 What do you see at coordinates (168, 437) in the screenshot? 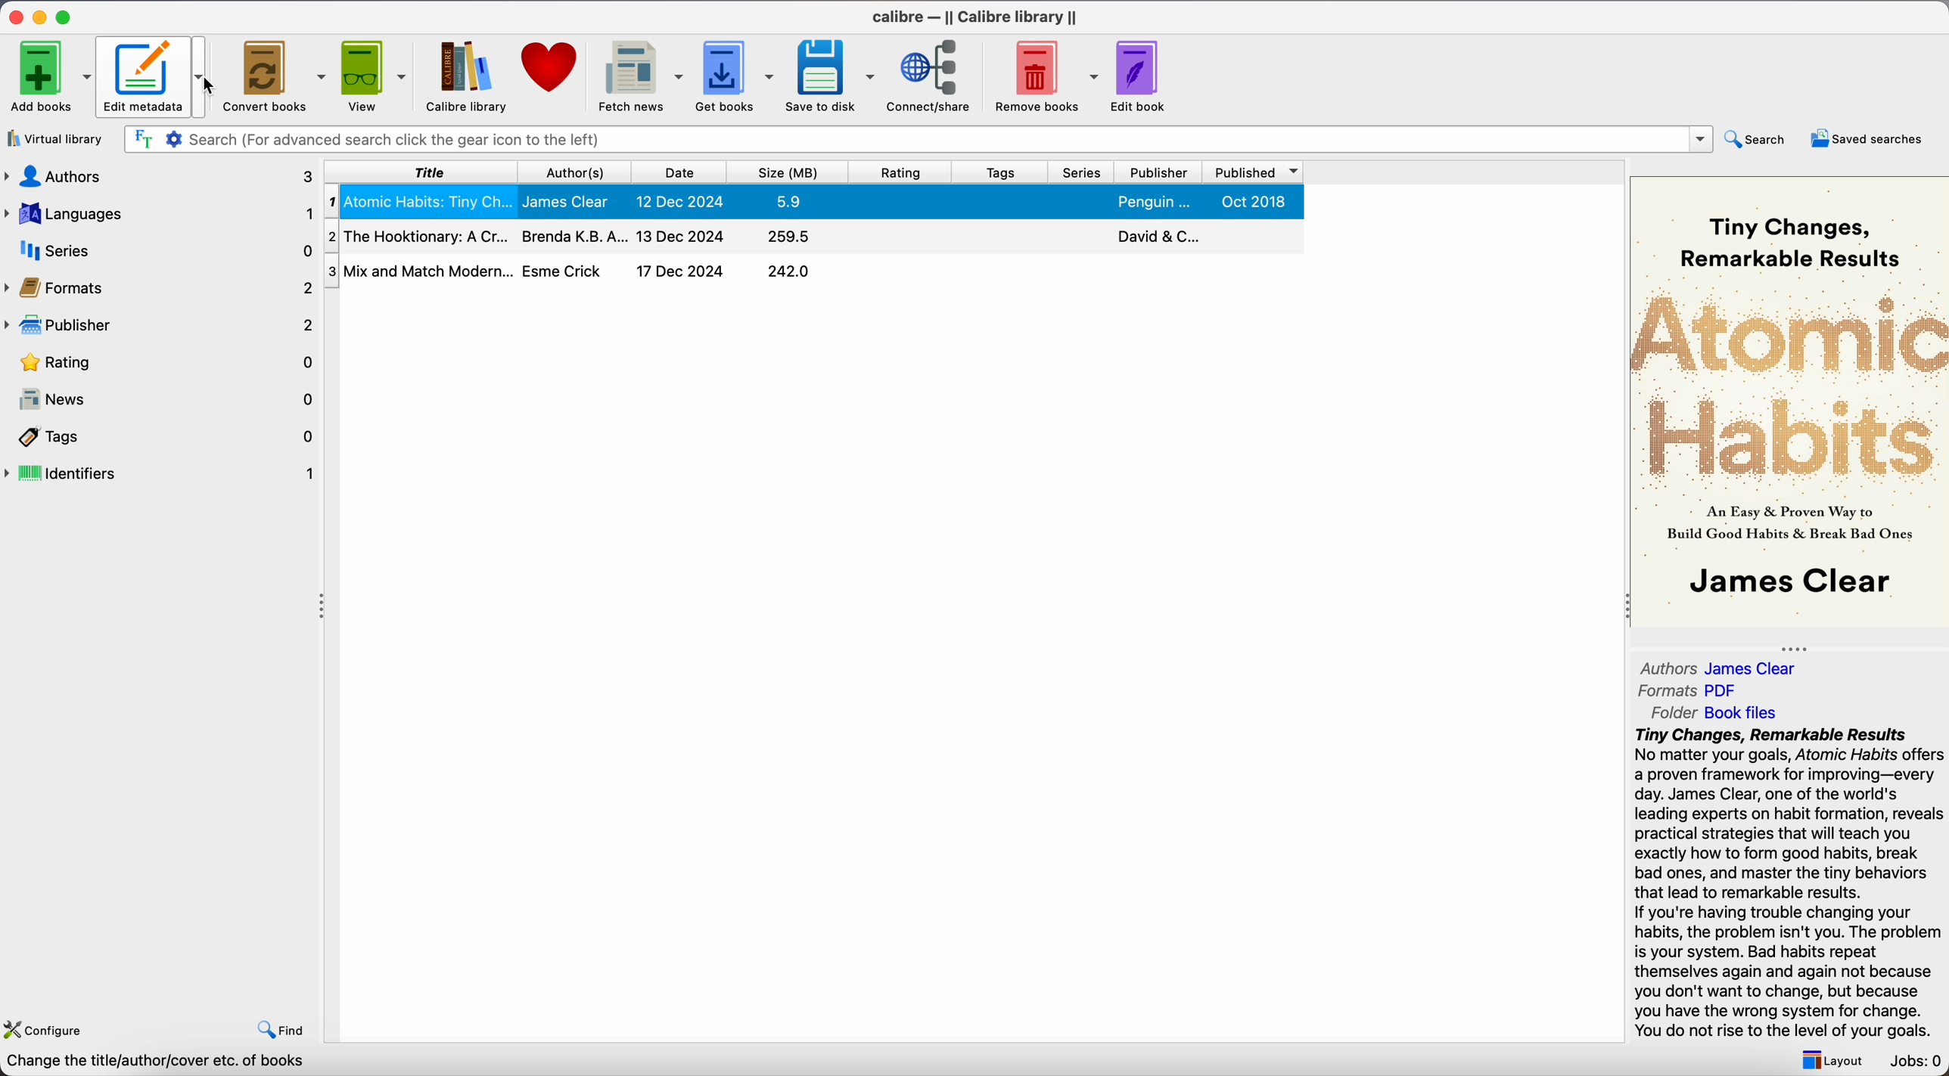
I see `tags` at bounding box center [168, 437].